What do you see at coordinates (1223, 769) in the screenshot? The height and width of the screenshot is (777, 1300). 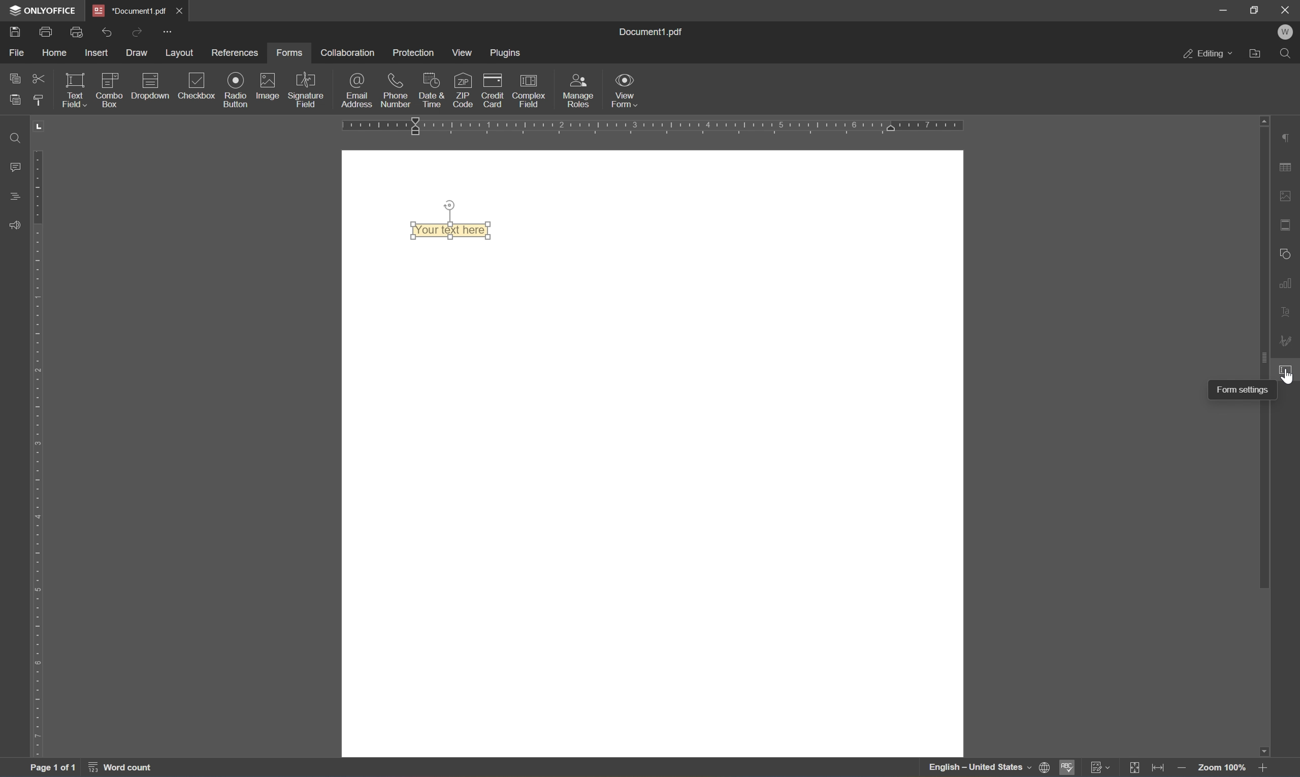 I see `zoom 100%` at bounding box center [1223, 769].